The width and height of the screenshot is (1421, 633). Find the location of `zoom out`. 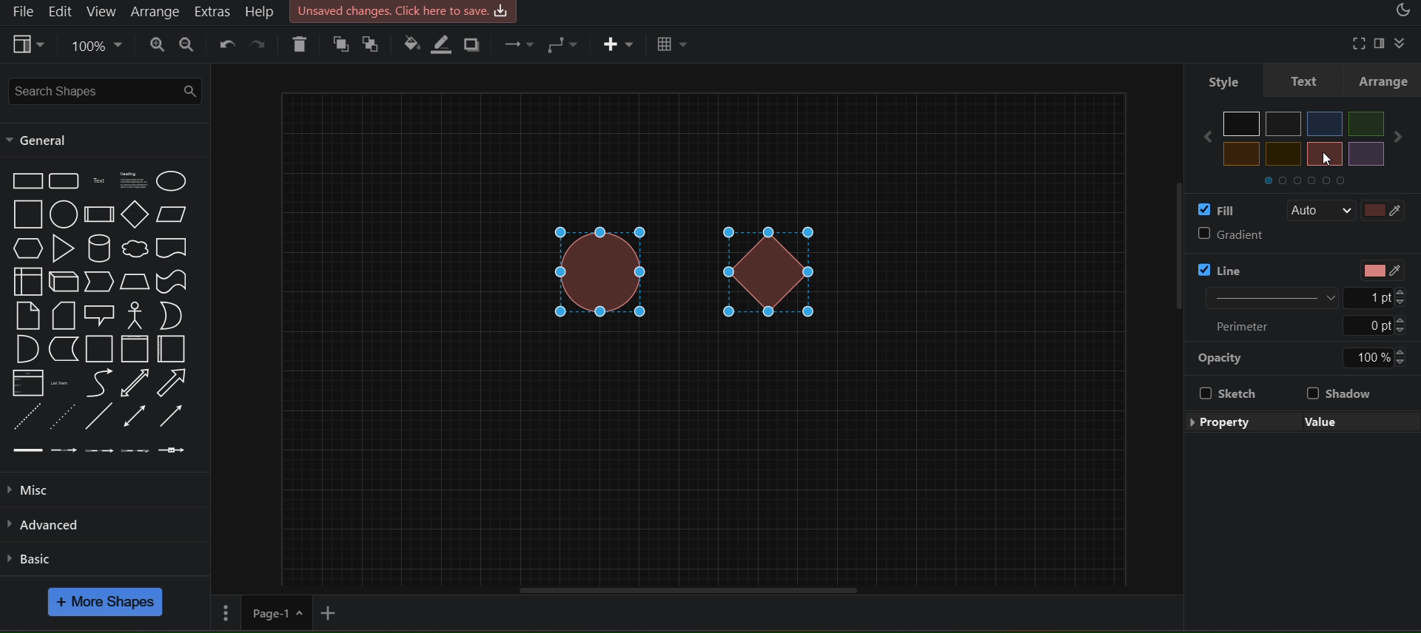

zoom out is located at coordinates (188, 44).